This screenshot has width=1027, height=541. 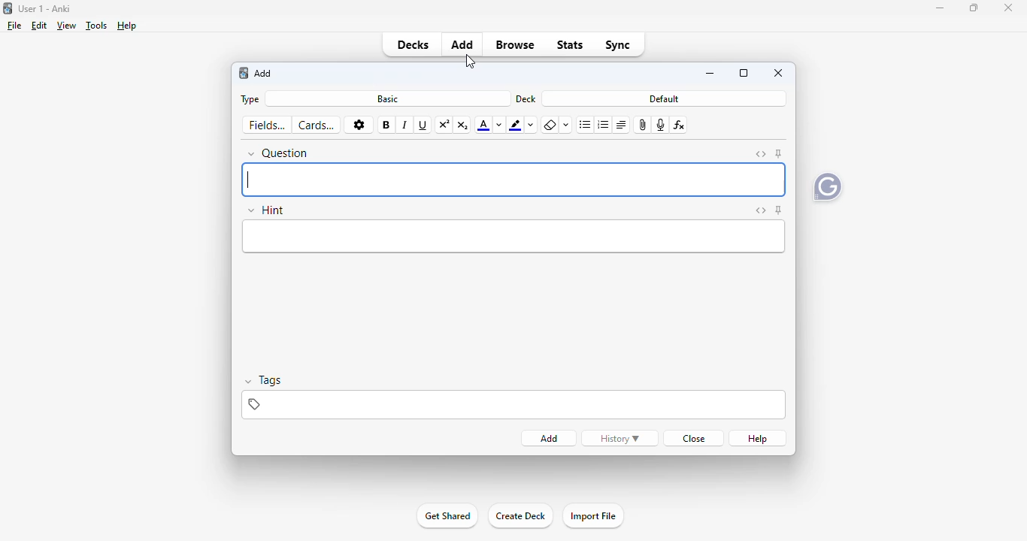 What do you see at coordinates (1008, 8) in the screenshot?
I see `close` at bounding box center [1008, 8].